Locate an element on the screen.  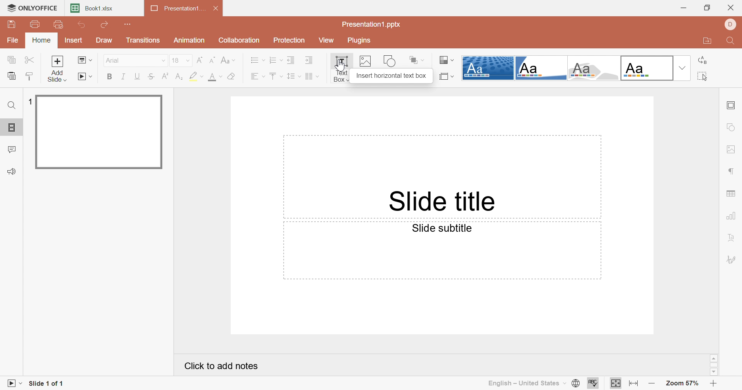
Restore down is located at coordinates (707, 7).